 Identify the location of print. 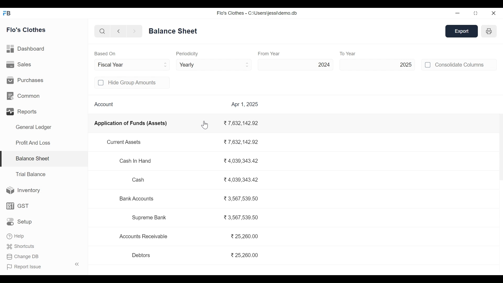
(490, 31).